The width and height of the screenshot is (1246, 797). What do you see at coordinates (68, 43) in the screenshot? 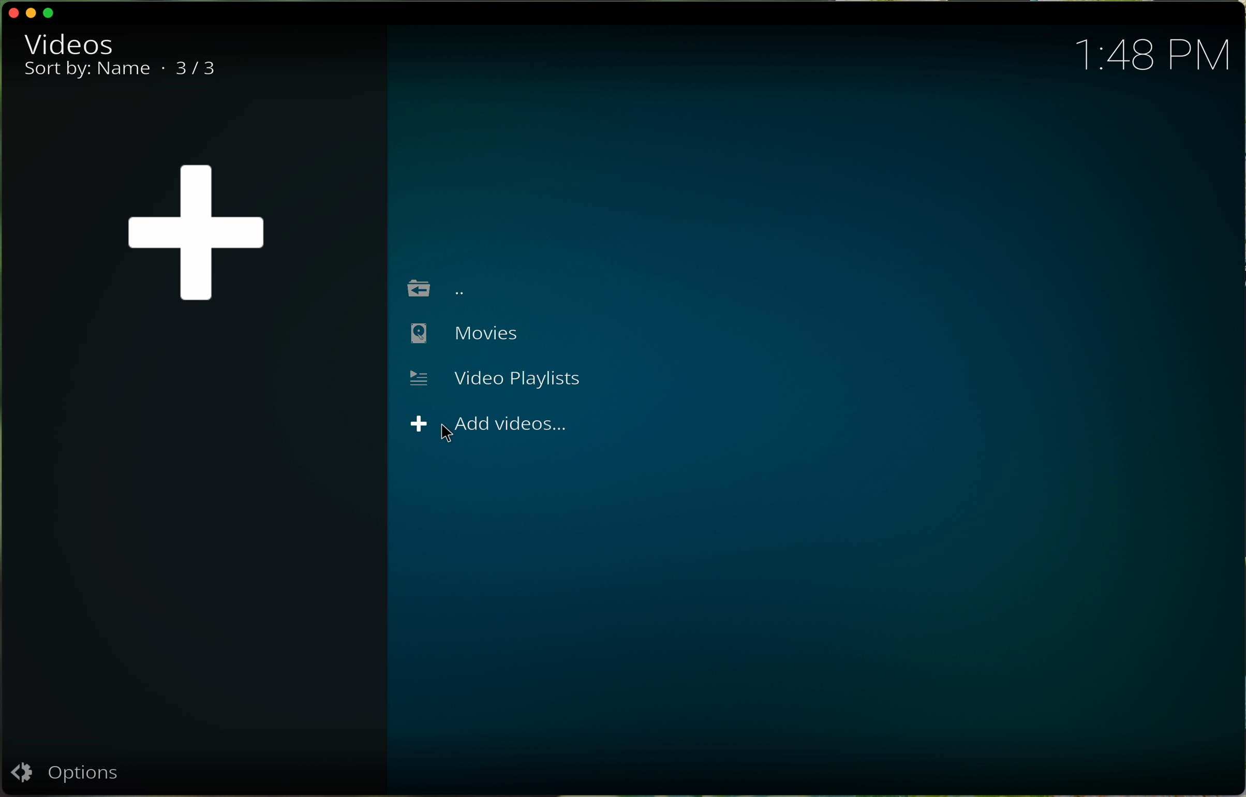
I see `video` at bounding box center [68, 43].